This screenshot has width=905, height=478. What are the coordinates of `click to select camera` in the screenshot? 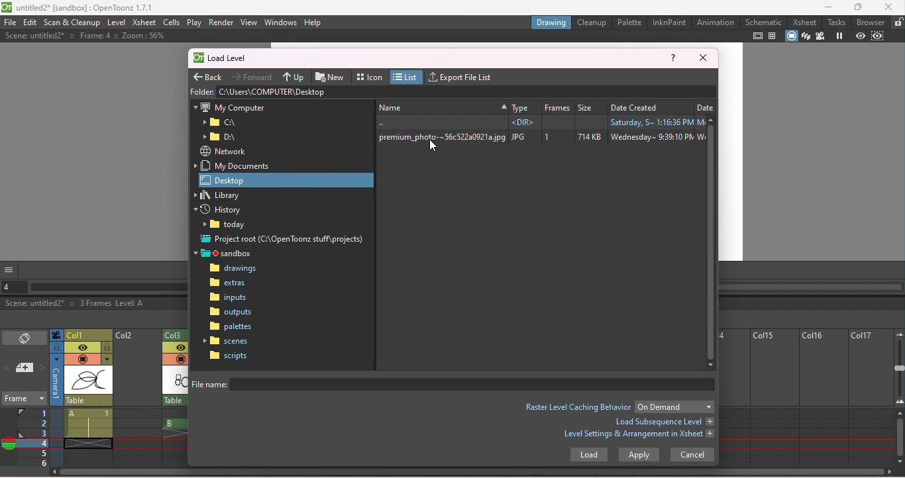 It's located at (56, 348).